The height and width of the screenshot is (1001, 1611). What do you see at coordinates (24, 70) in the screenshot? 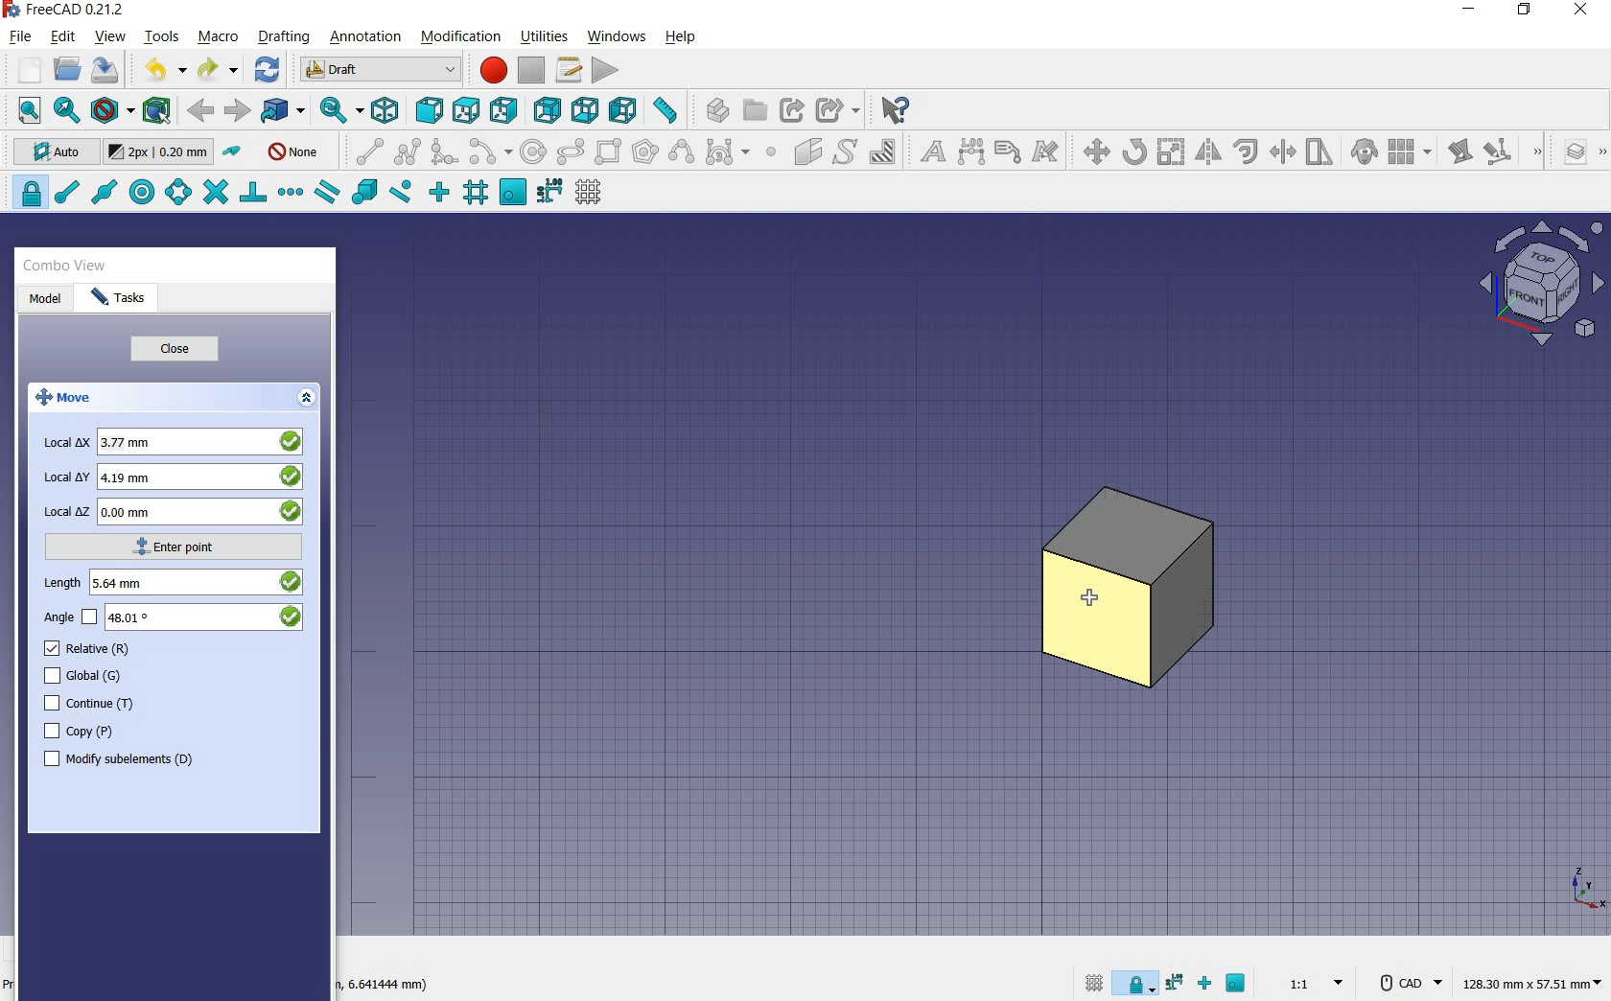
I see `new` at bounding box center [24, 70].